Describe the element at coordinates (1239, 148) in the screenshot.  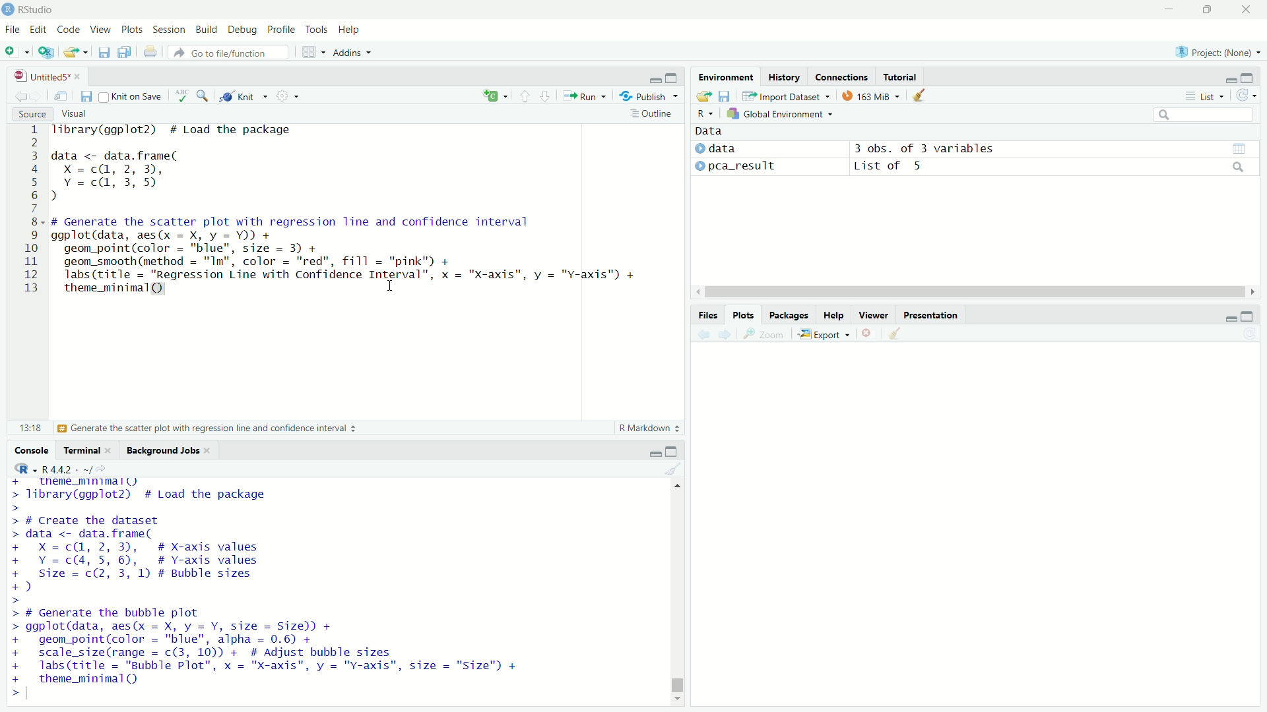
I see `grid` at that location.